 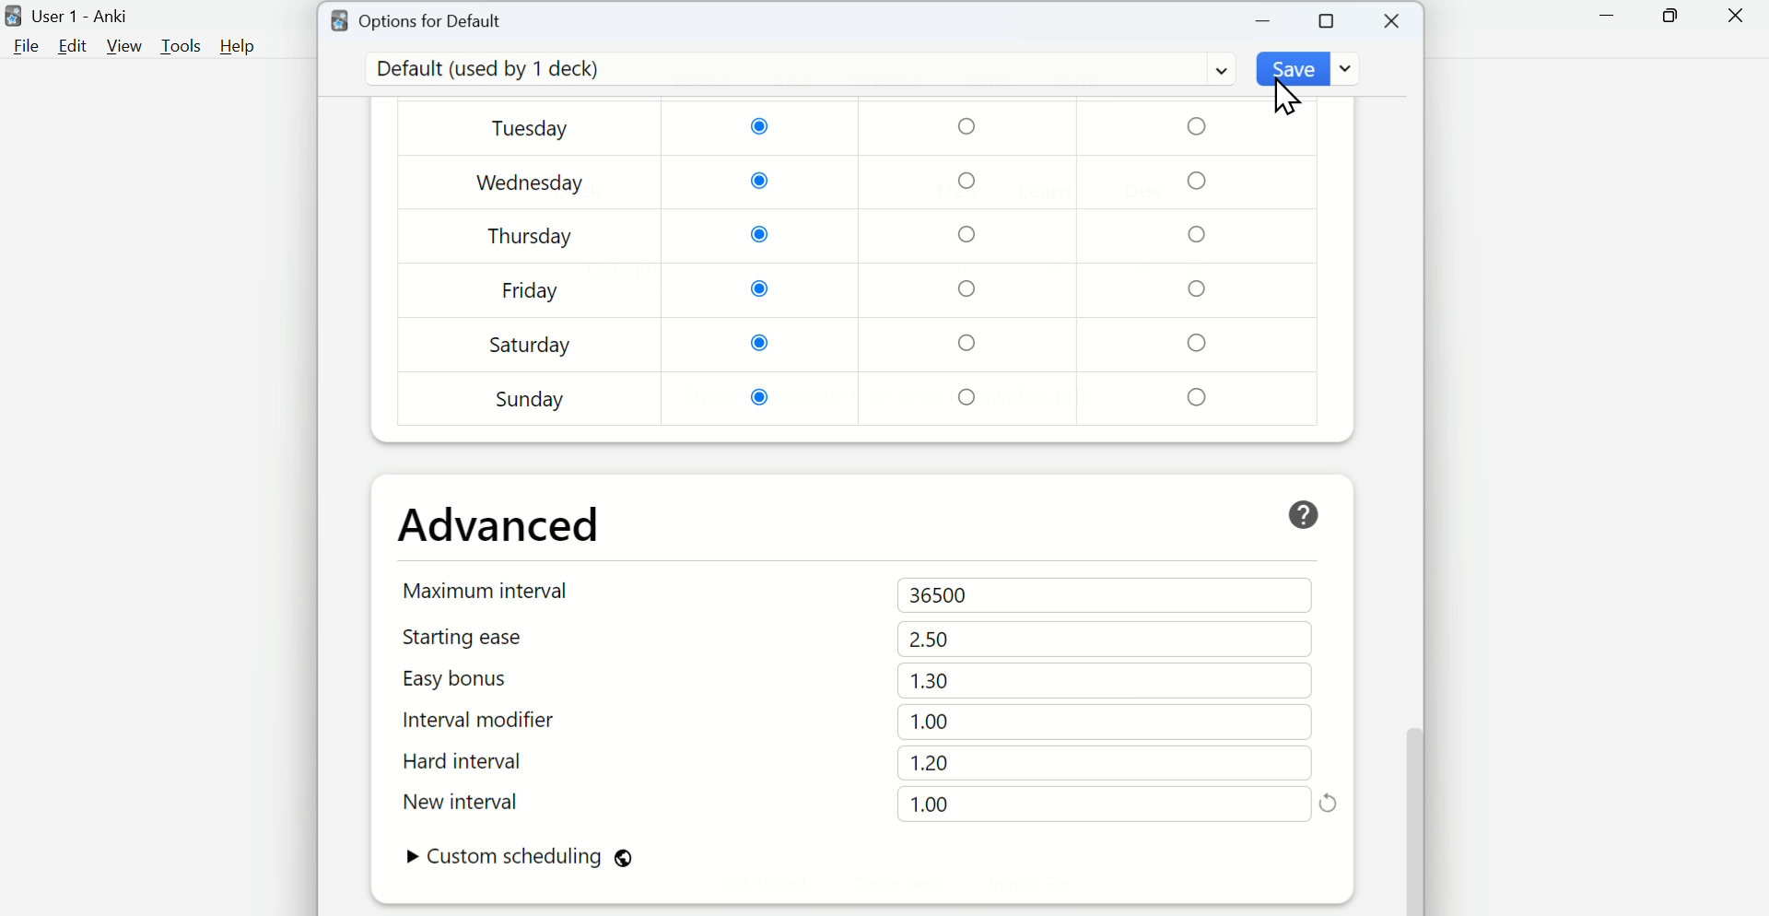 I want to click on Vertical scroll bar, so click(x=1413, y=476).